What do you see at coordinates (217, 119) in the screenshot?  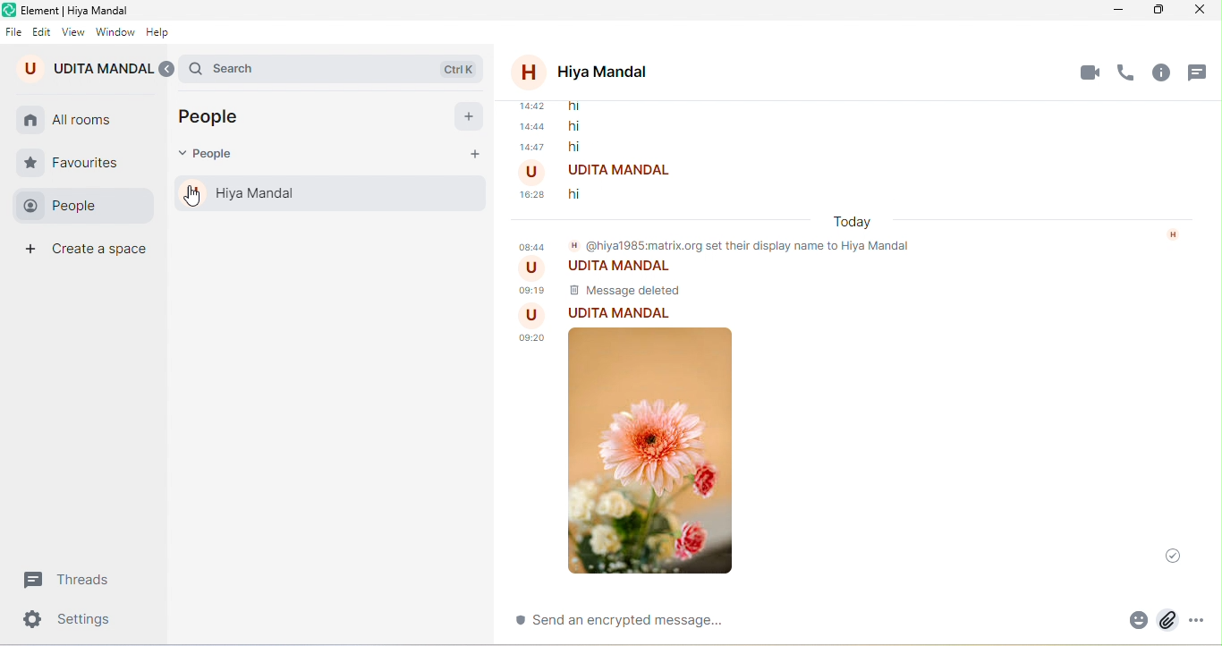 I see `people` at bounding box center [217, 119].